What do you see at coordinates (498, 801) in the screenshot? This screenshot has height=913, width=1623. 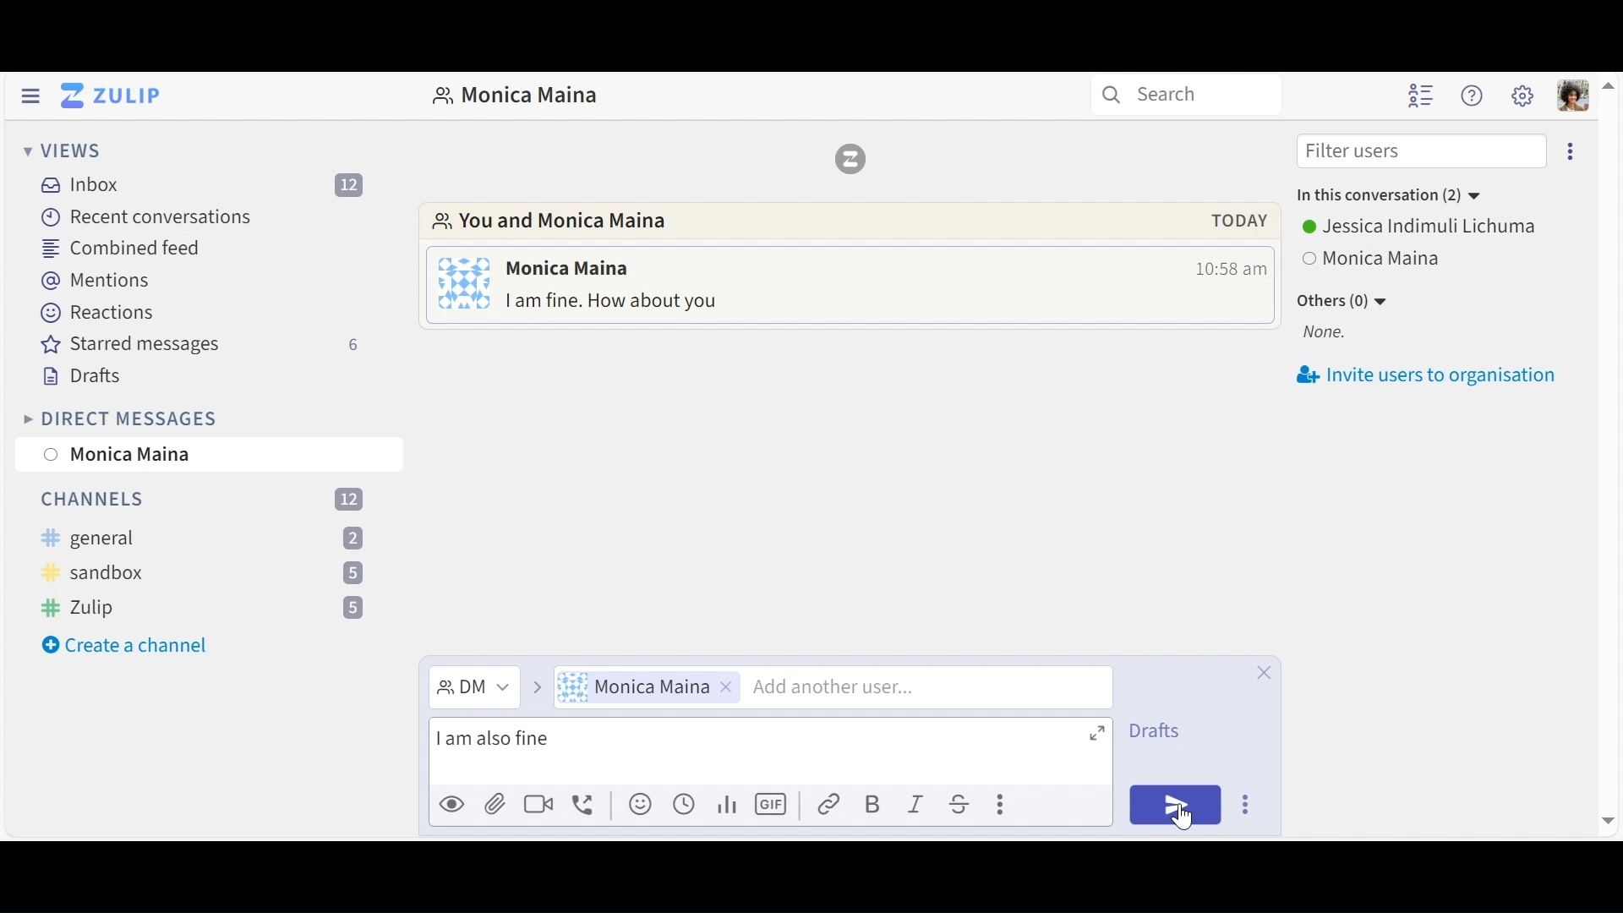 I see `Upload file` at bounding box center [498, 801].